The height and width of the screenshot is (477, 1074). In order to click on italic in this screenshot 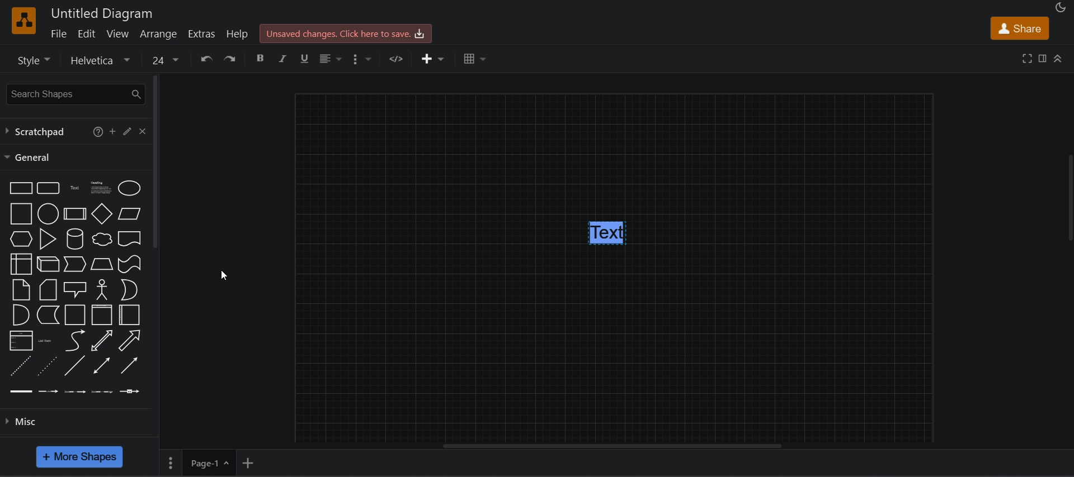, I will do `click(284, 59)`.